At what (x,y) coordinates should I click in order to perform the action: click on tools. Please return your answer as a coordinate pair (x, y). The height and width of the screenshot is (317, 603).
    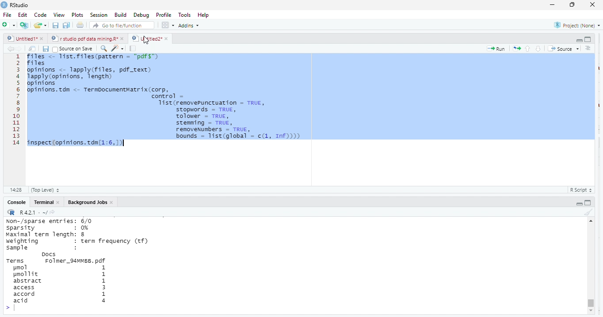
    Looking at the image, I should click on (186, 14).